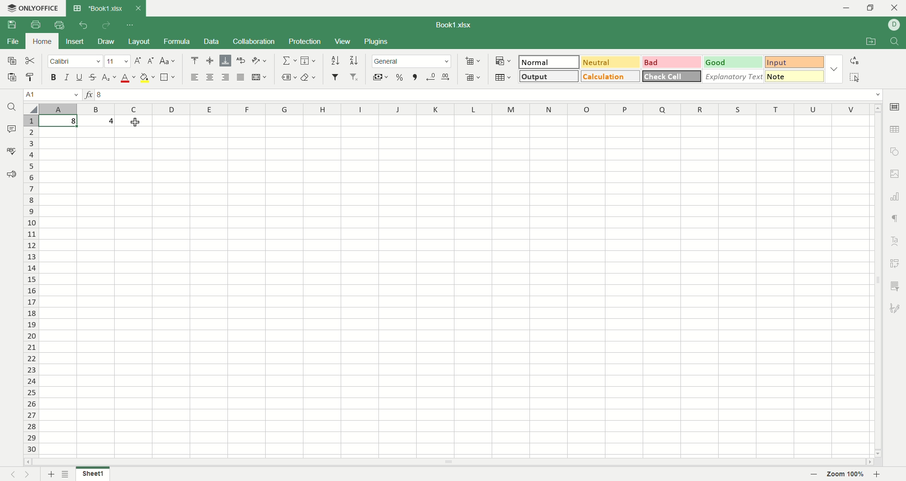 The height and width of the screenshot is (481, 906). Describe the element at coordinates (128, 79) in the screenshot. I see `font color` at that location.